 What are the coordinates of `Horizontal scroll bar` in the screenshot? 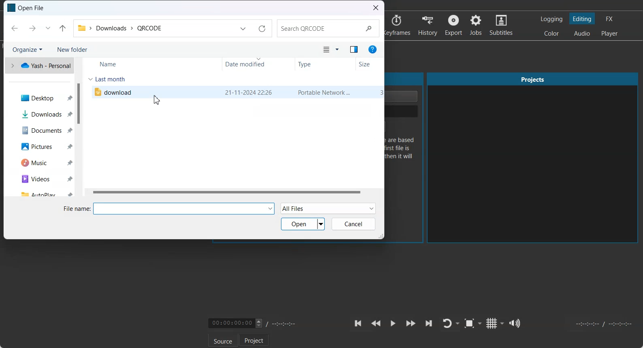 It's located at (226, 193).